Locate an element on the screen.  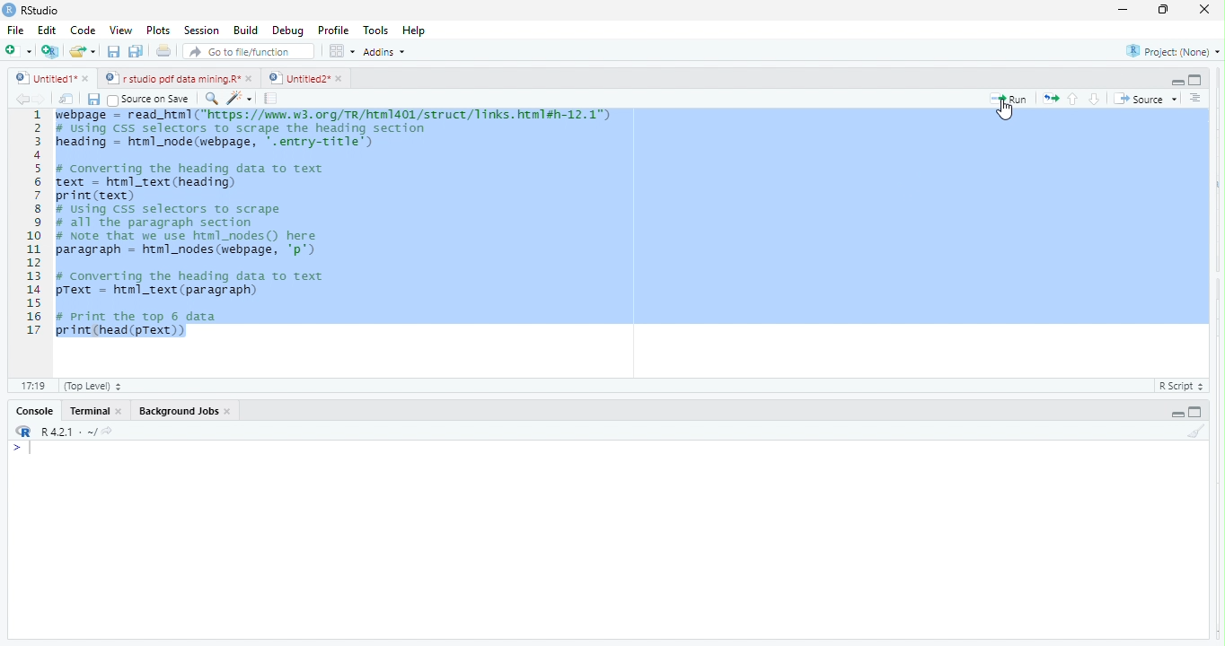
typing cursor is located at coordinates (26, 450).